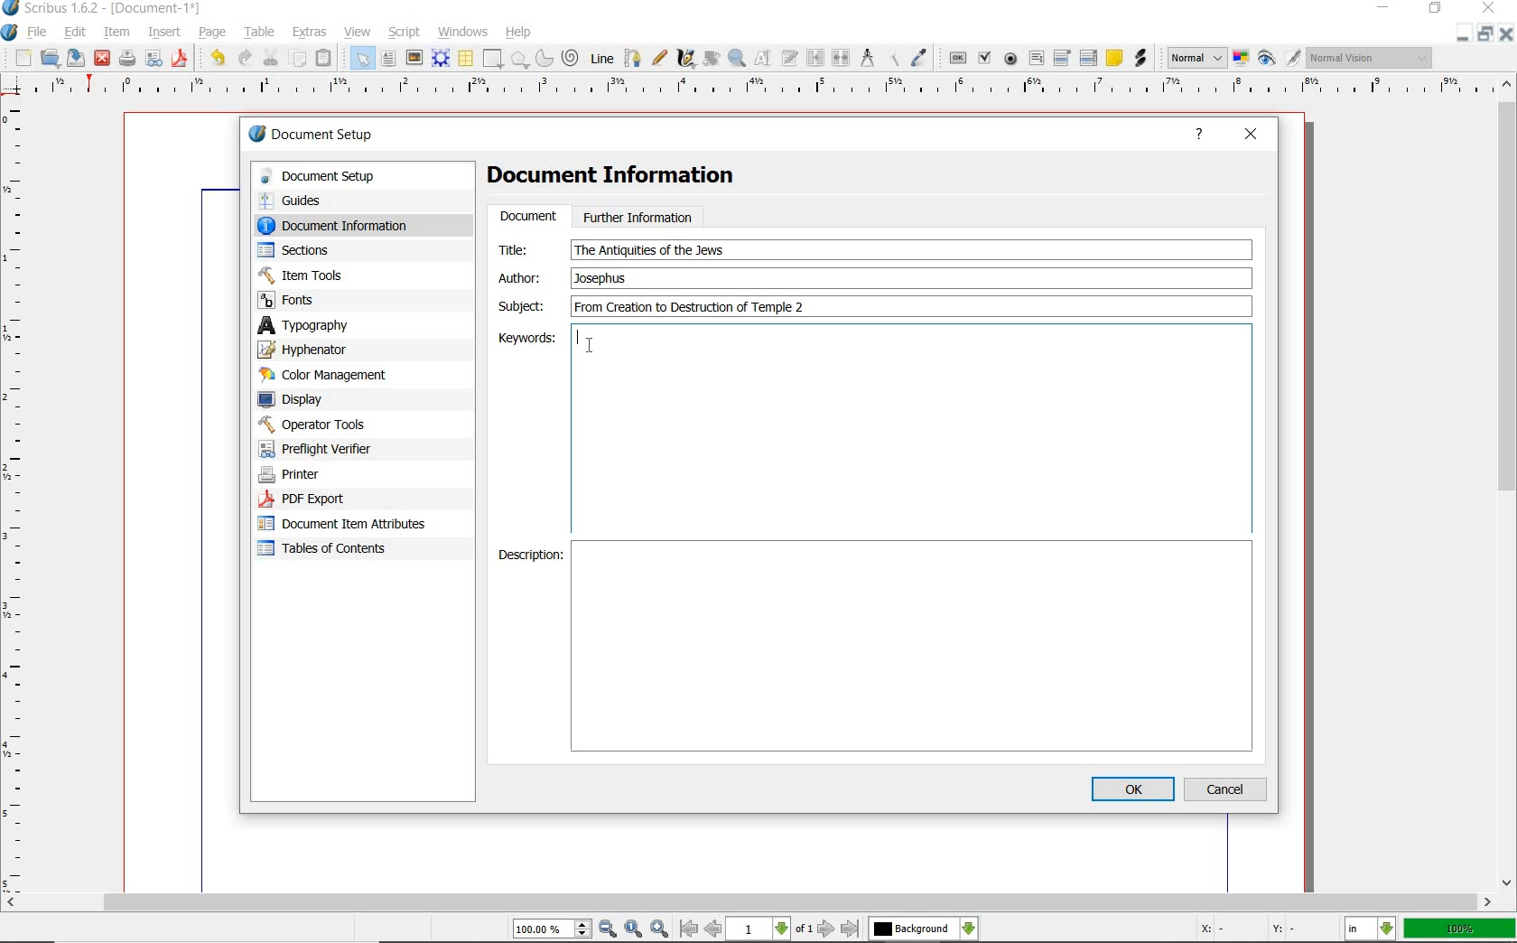  Describe the element at coordinates (1245, 930) in the screenshot. I see `coordinates` at that location.